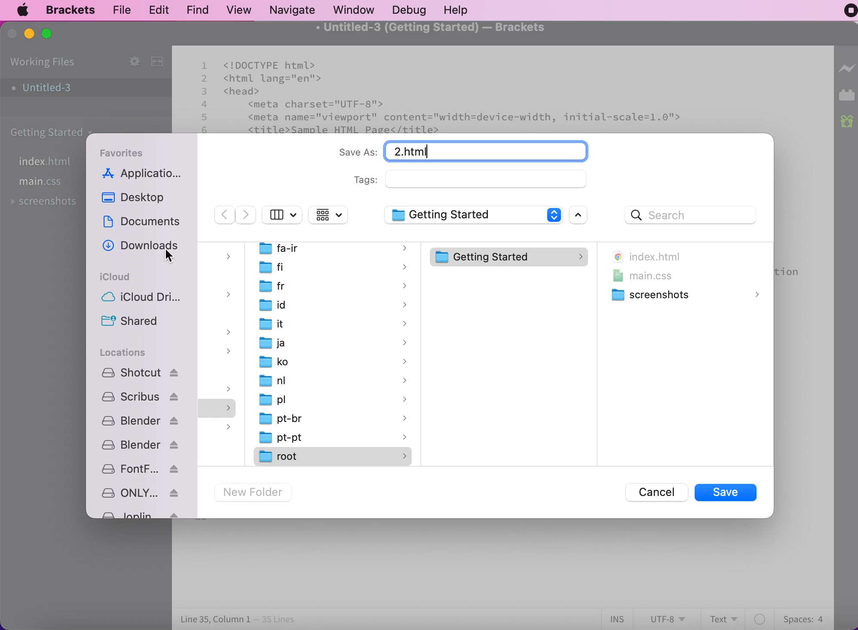 The width and height of the screenshot is (858, 630). I want to click on dropdown, so click(228, 388).